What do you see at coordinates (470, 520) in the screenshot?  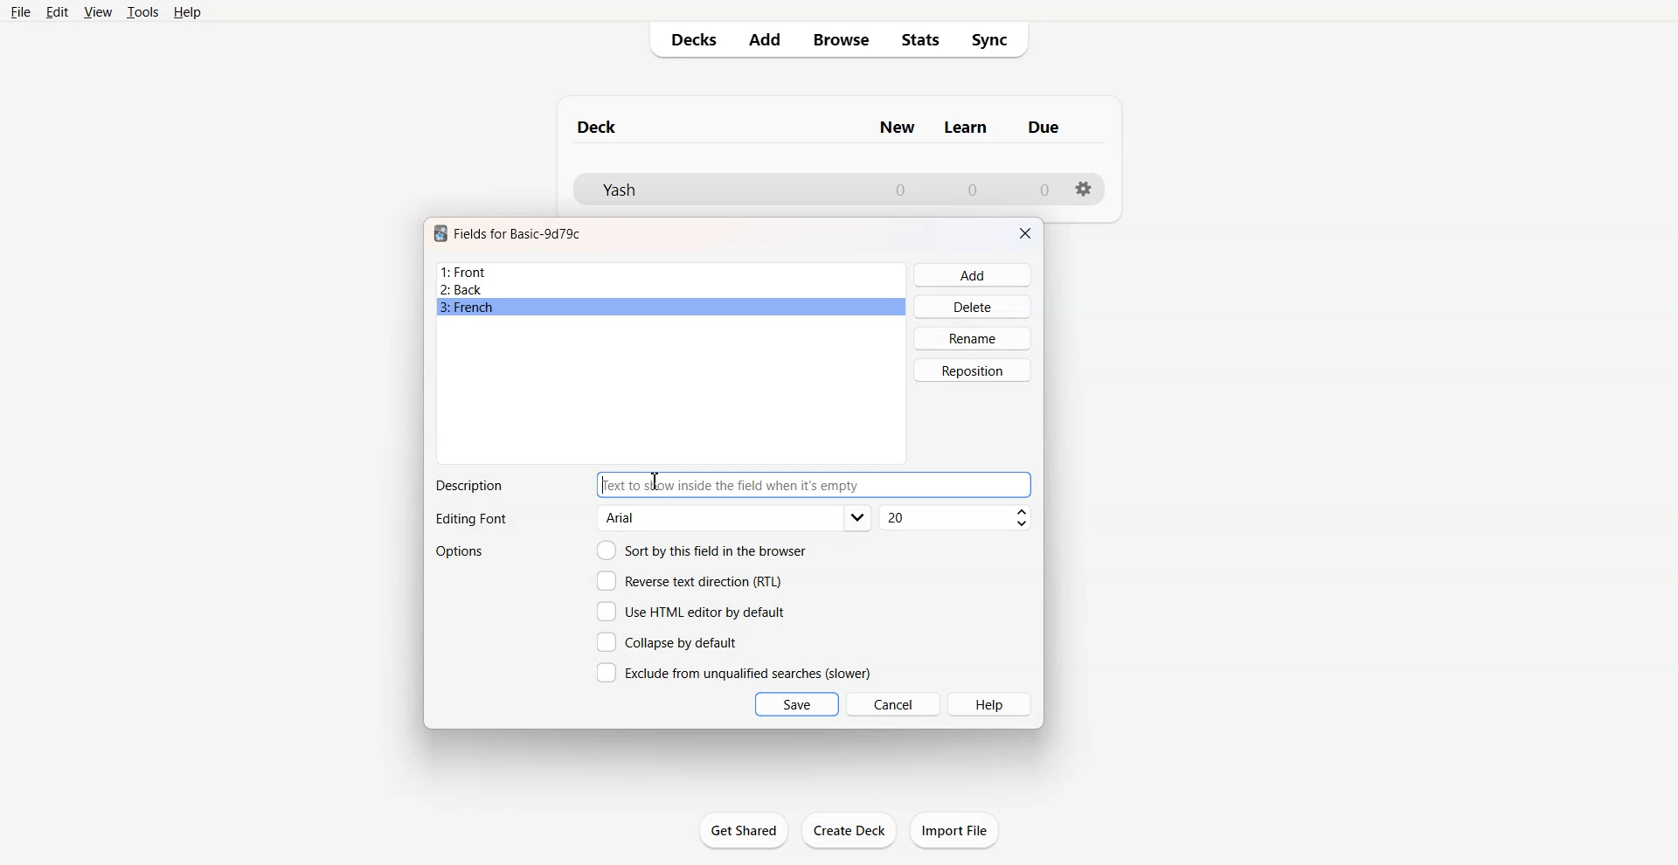 I see `Text` at bounding box center [470, 520].